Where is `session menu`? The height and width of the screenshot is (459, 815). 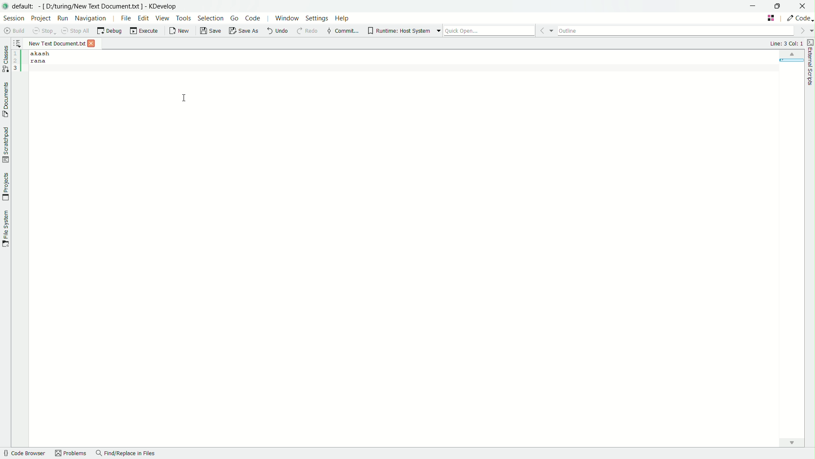 session menu is located at coordinates (14, 18).